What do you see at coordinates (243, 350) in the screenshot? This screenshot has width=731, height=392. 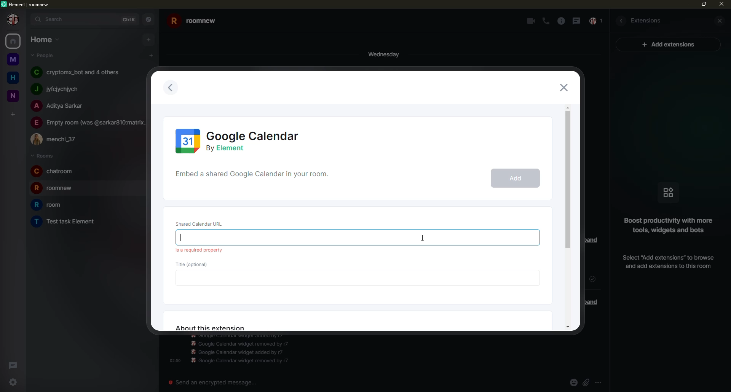 I see `info` at bounding box center [243, 350].